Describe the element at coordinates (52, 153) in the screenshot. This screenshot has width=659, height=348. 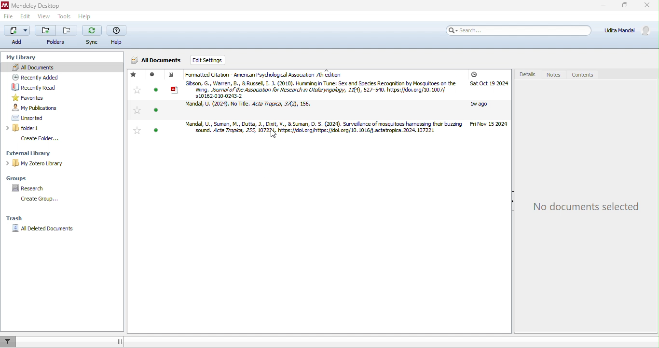
I see `external library` at that location.